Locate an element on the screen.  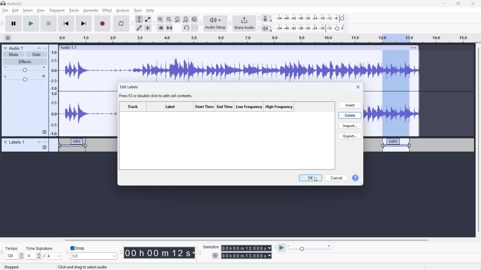
transport is located at coordinates (57, 10).